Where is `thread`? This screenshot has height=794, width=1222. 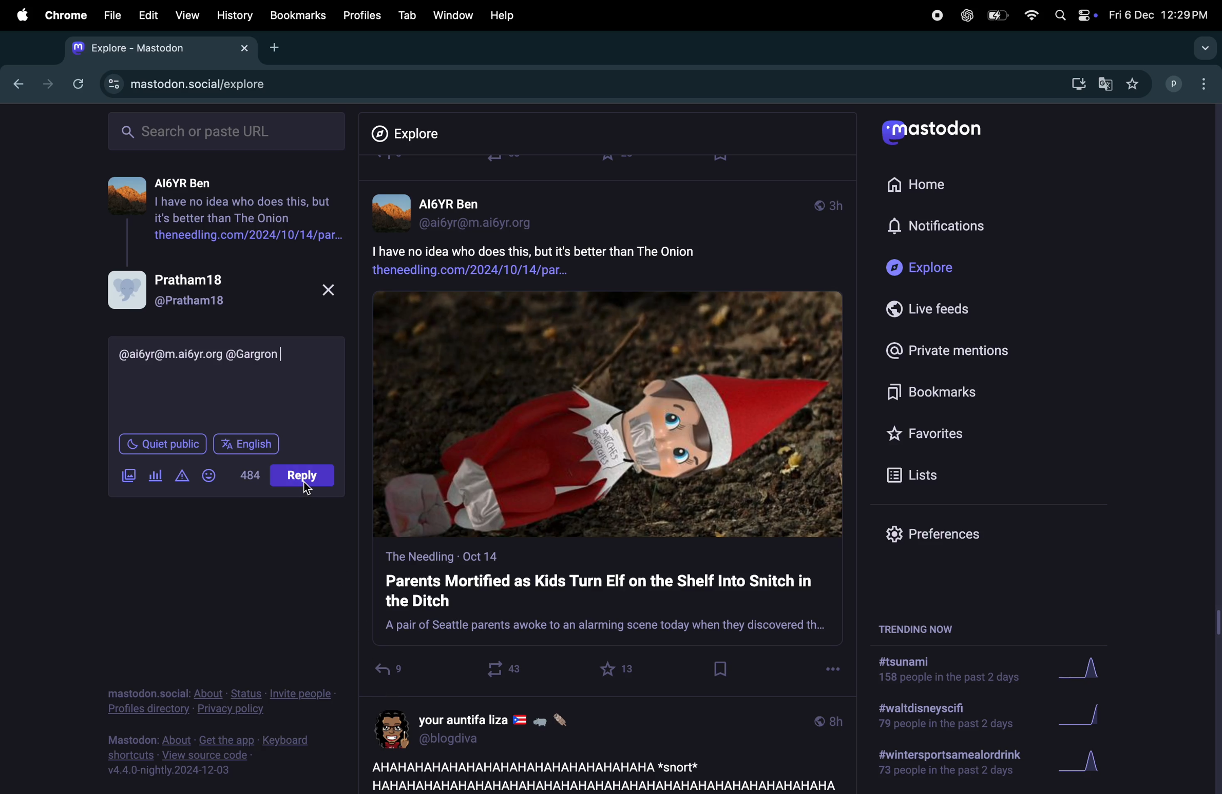 thread is located at coordinates (225, 208).